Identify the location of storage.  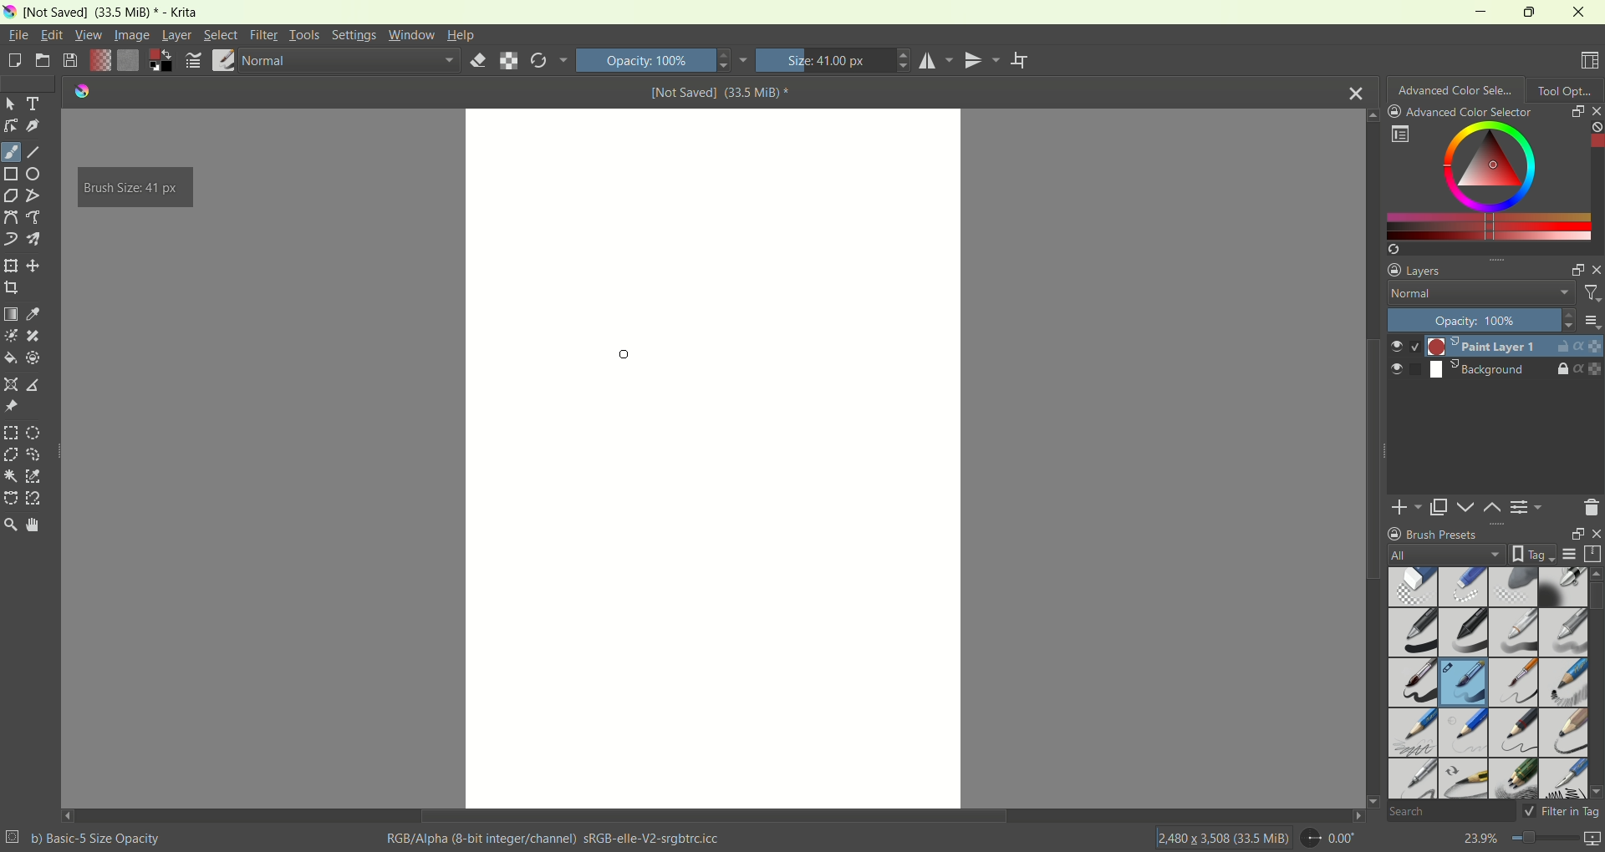
(1595, 554).